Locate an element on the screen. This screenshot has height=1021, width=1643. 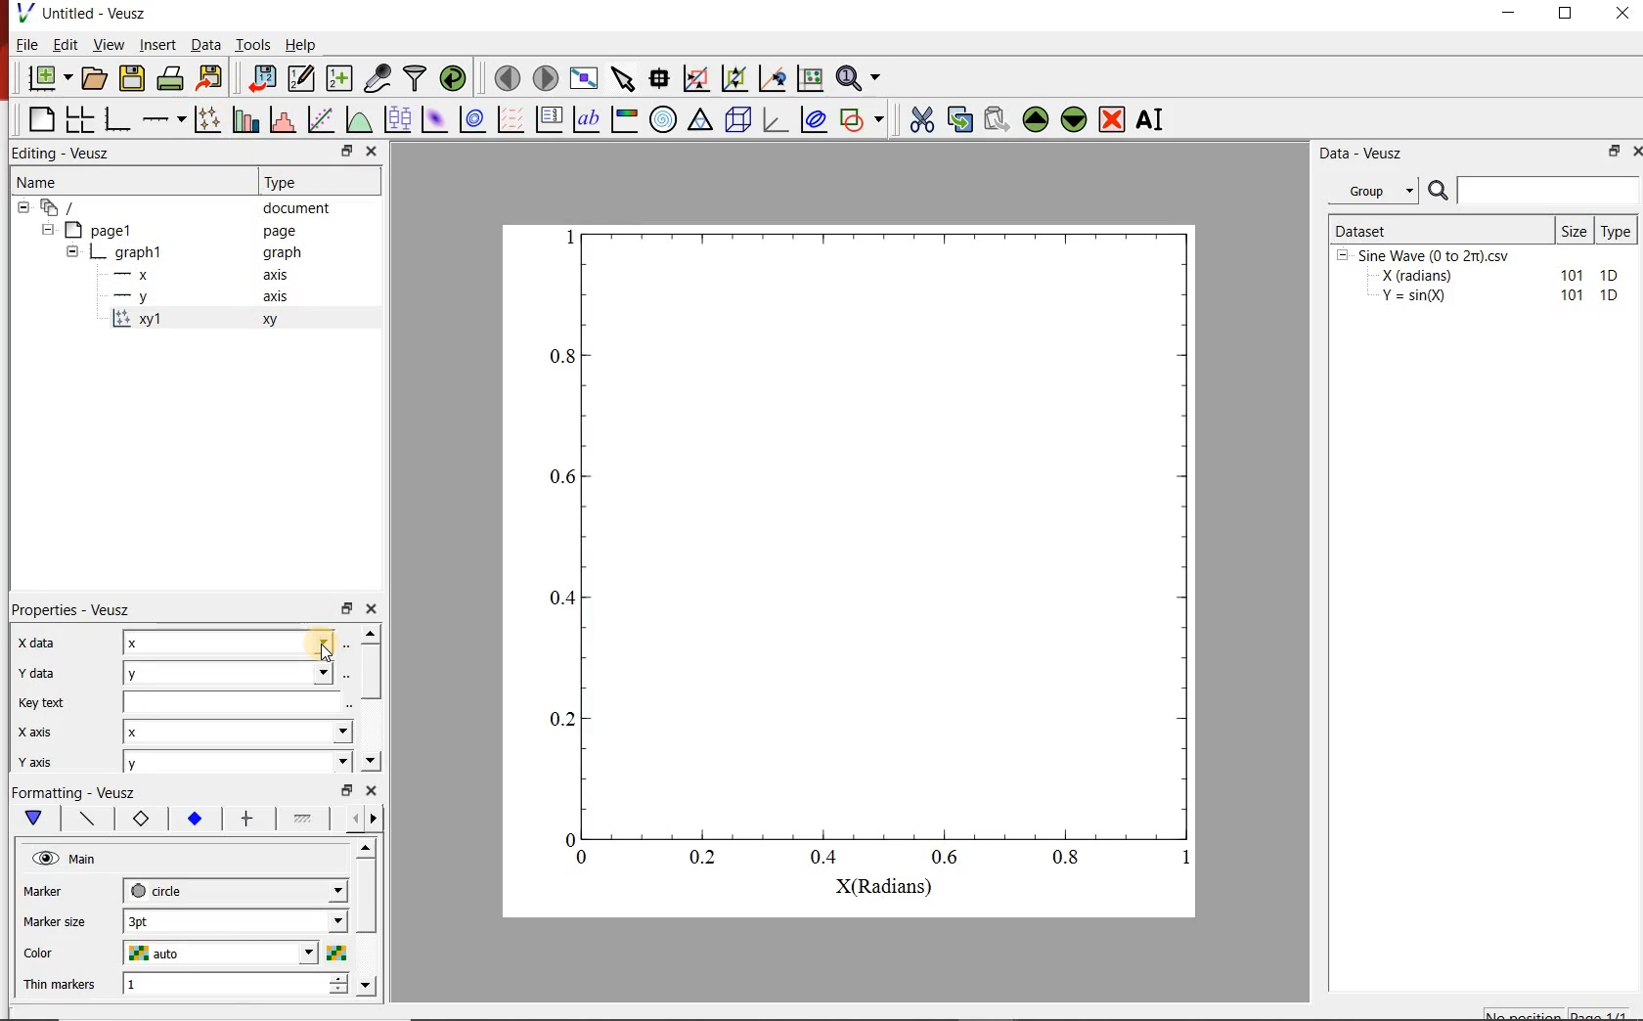
Untitled - Veusz is located at coordinates (96, 13).